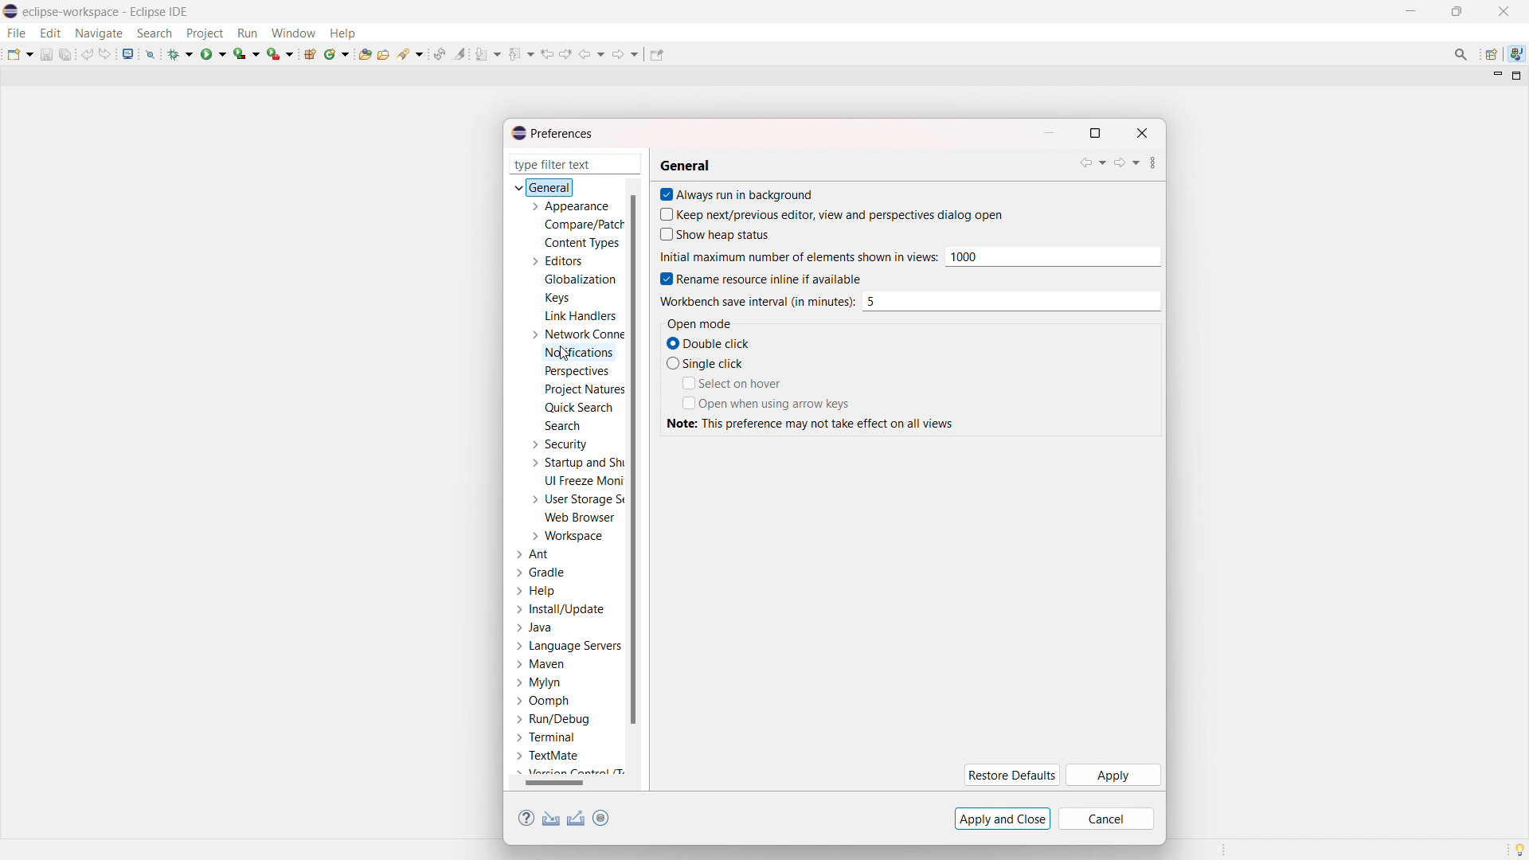 The width and height of the screenshot is (1529, 860). What do you see at coordinates (556, 261) in the screenshot?
I see `editors` at bounding box center [556, 261].